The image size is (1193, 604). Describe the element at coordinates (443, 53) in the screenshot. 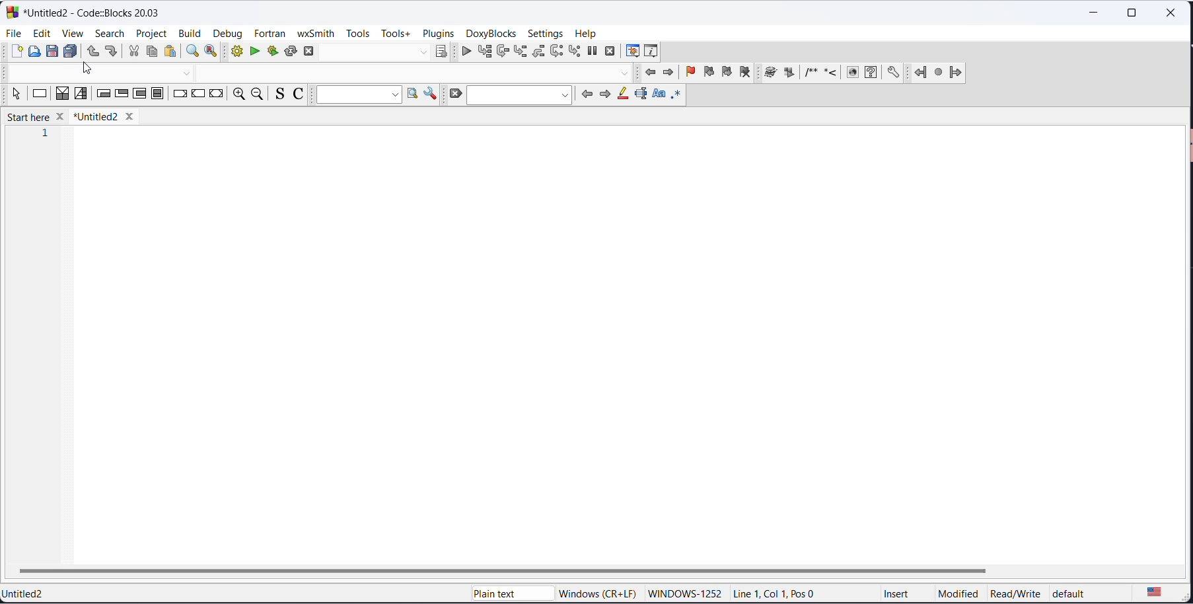

I see `target dialog` at that location.